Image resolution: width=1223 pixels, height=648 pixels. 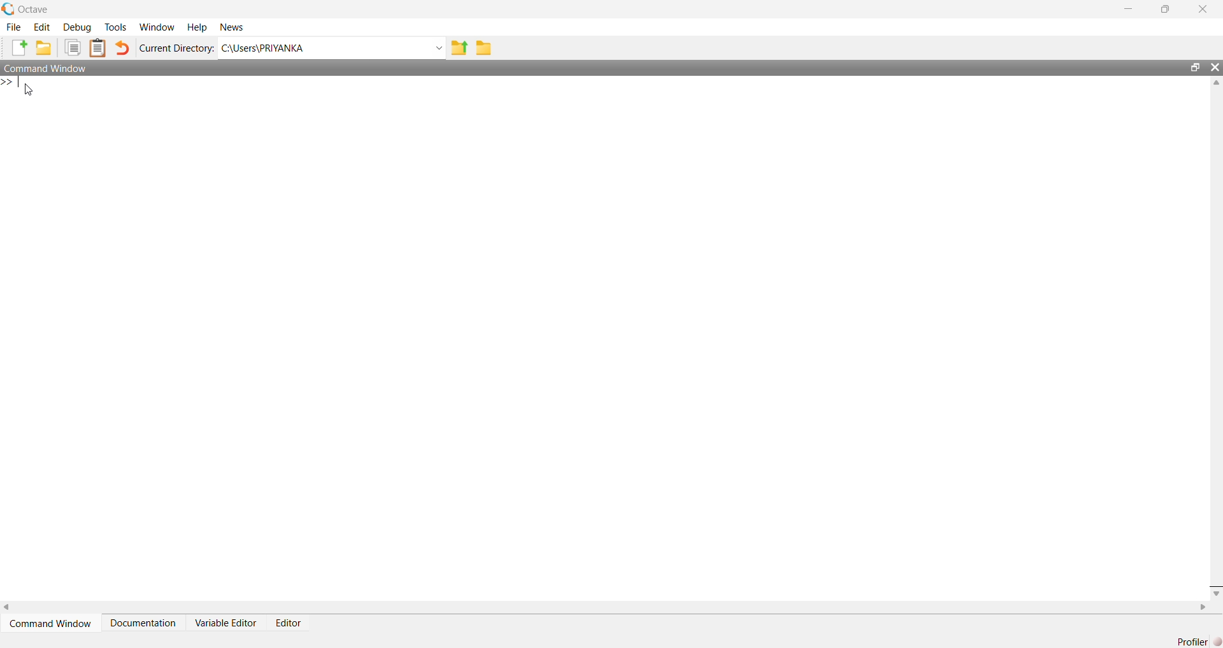 I want to click on typing indicator, so click(x=19, y=81).